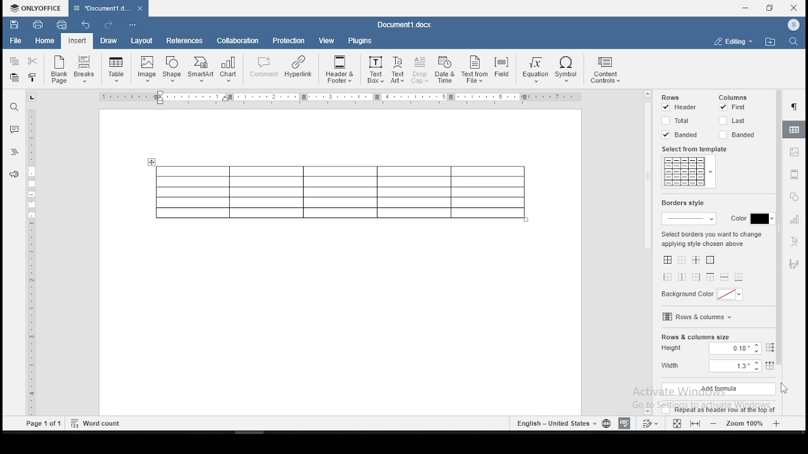  Describe the element at coordinates (682, 277) in the screenshot. I see `vertical inner lines only` at that location.